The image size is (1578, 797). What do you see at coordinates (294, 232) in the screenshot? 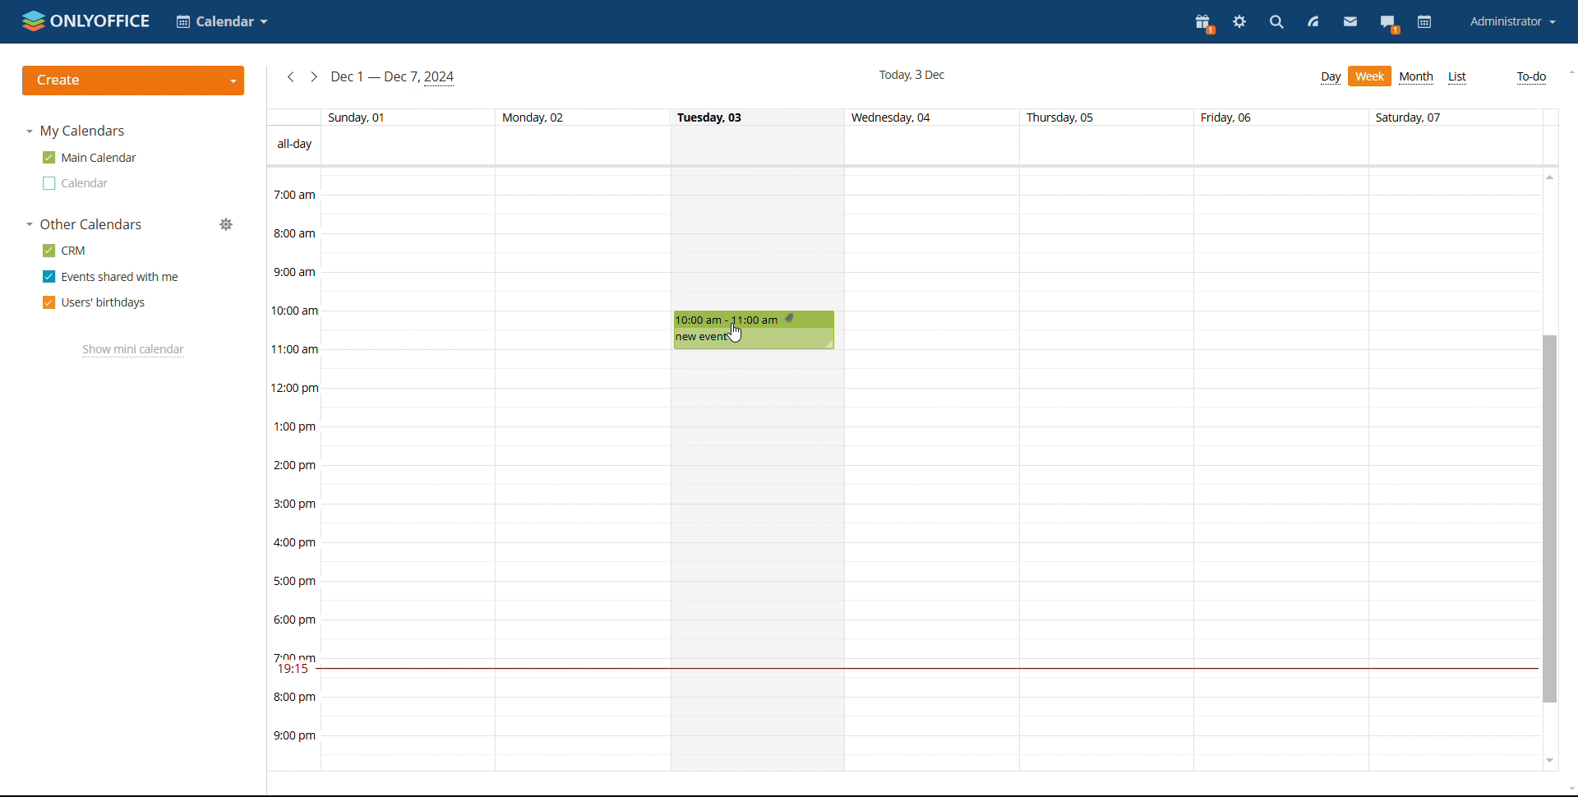
I see `8:00 am` at bounding box center [294, 232].